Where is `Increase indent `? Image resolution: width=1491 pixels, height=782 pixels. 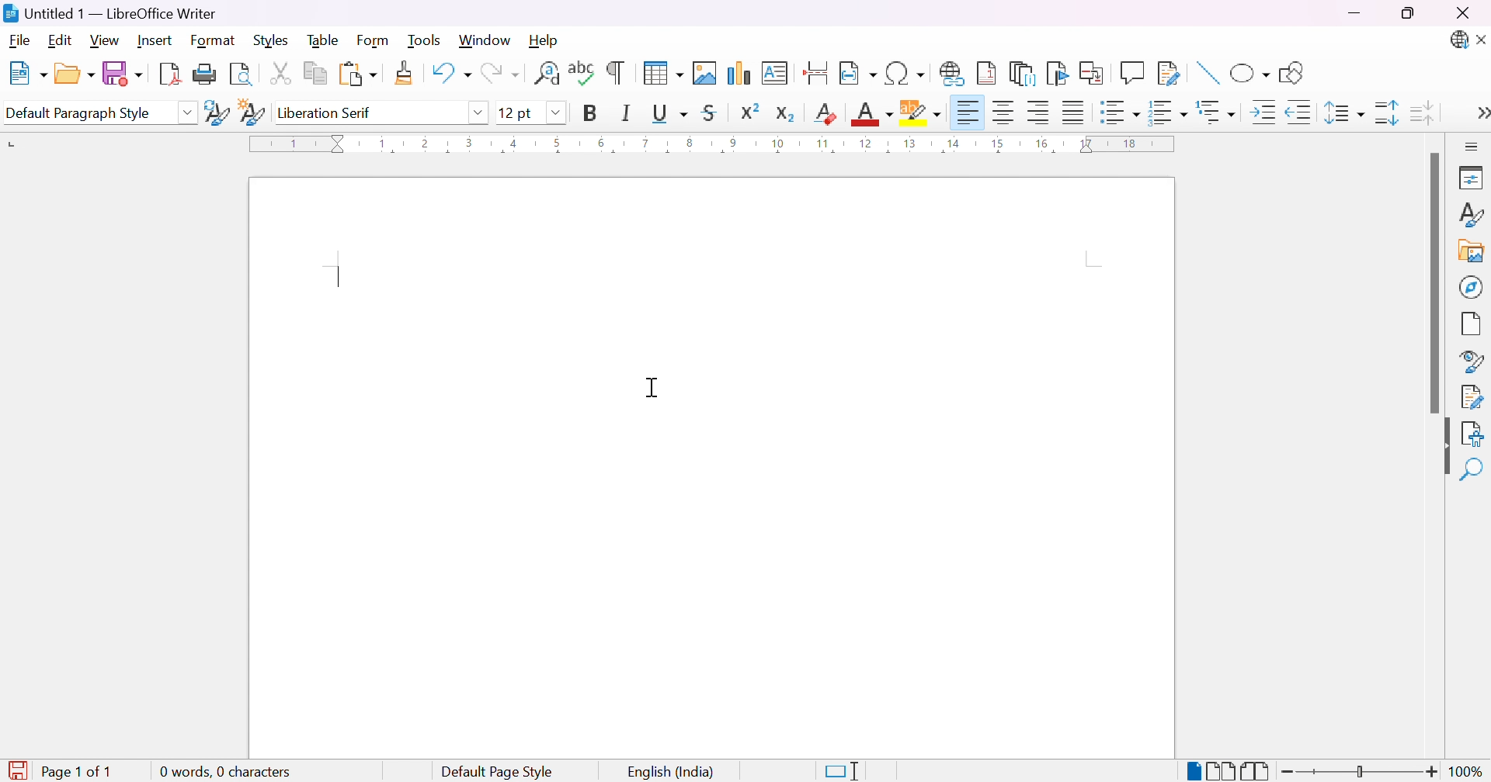 Increase indent  is located at coordinates (1266, 115).